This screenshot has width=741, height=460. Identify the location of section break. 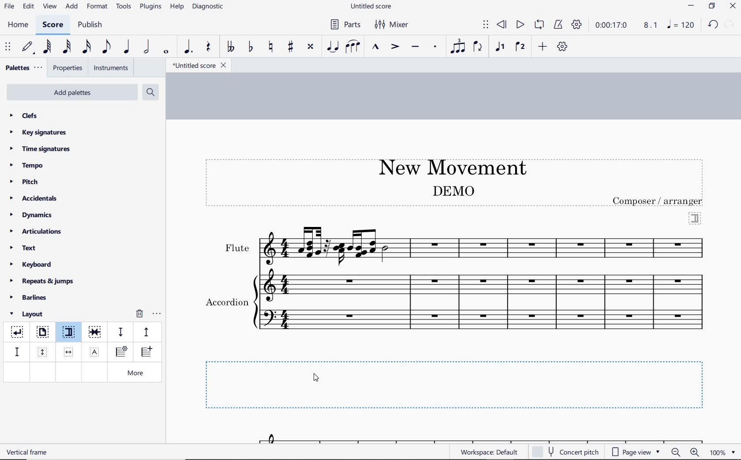
(695, 217).